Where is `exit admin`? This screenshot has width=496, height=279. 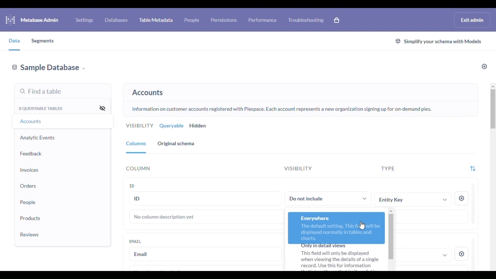
exit admin is located at coordinates (472, 20).